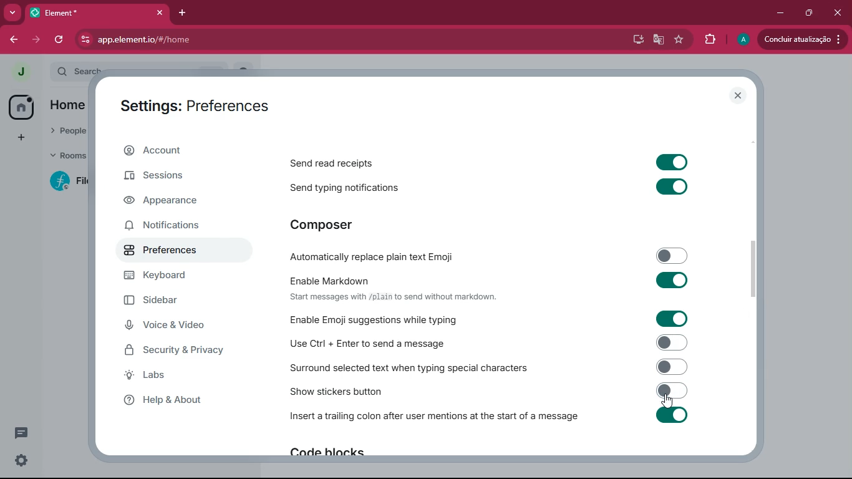  Describe the element at coordinates (174, 301) in the screenshot. I see `sidebar` at that location.